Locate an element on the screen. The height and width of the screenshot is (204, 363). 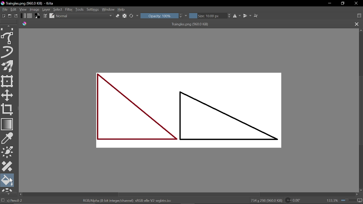
Pixel size is located at coordinates (359, 201).